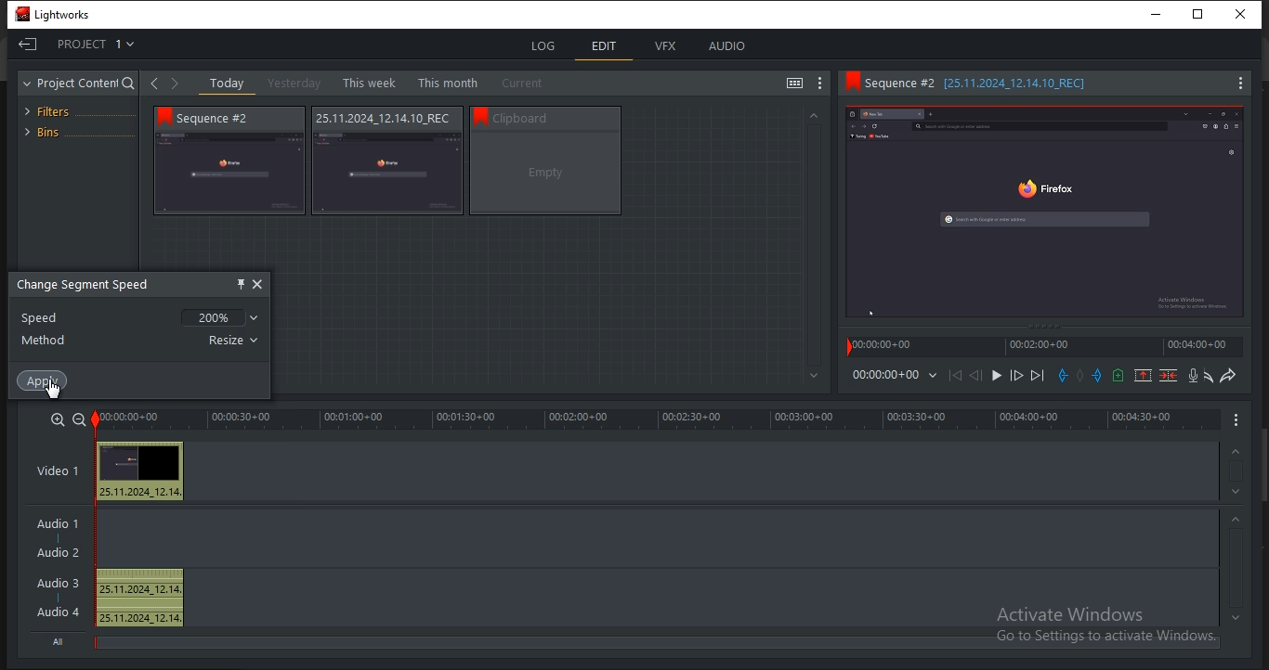 The height and width of the screenshot is (670, 1269). What do you see at coordinates (60, 470) in the screenshot?
I see `video 1` at bounding box center [60, 470].